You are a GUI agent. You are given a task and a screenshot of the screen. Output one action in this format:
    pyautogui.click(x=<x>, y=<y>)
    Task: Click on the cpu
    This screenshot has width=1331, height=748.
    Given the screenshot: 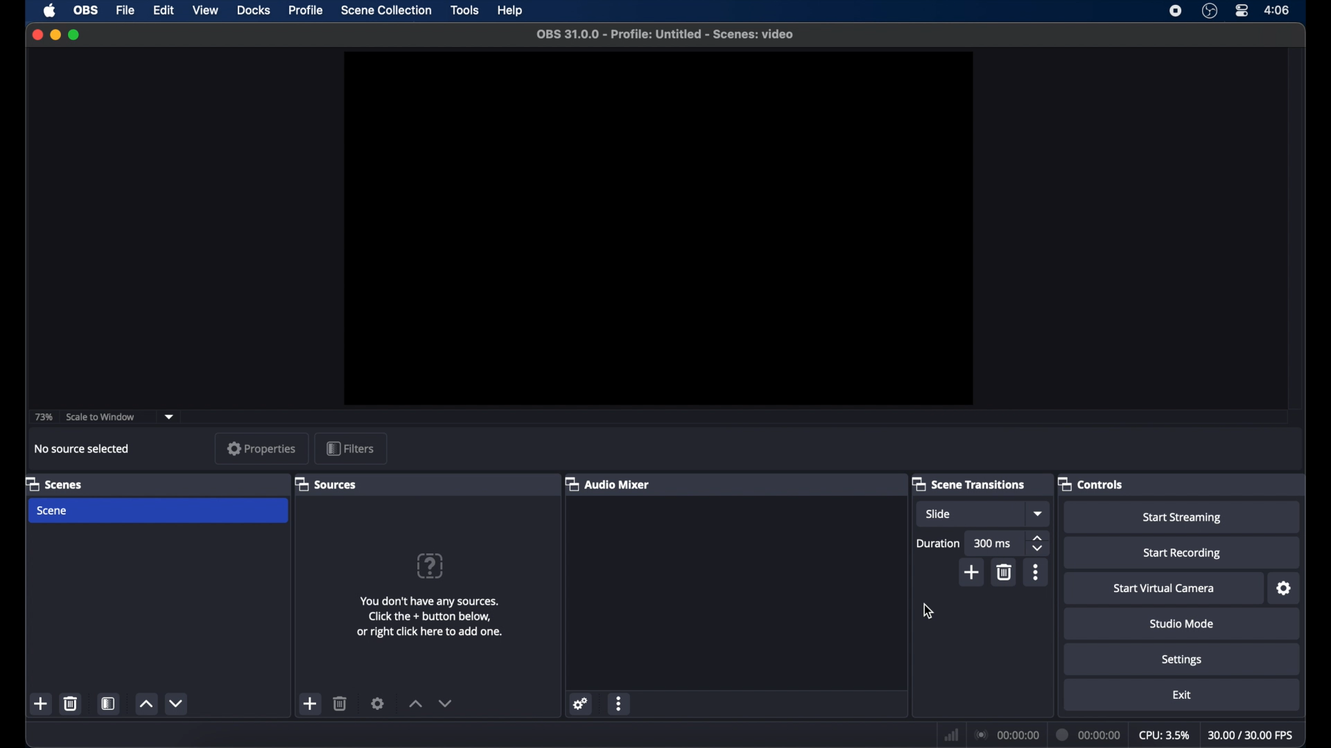 What is the action you would take?
    pyautogui.click(x=1165, y=734)
    